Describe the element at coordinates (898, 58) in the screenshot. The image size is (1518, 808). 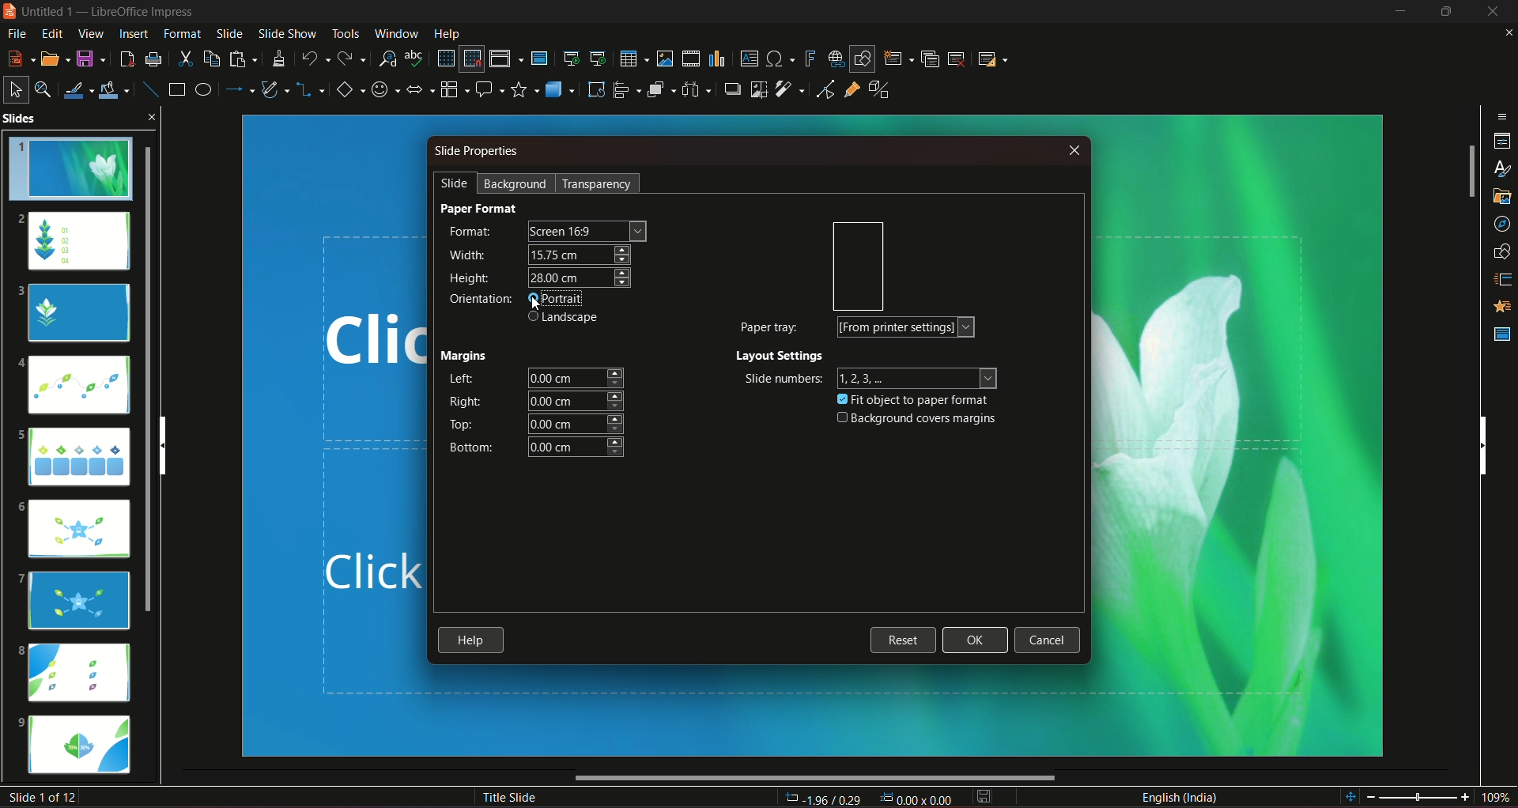
I see `new slide` at that location.